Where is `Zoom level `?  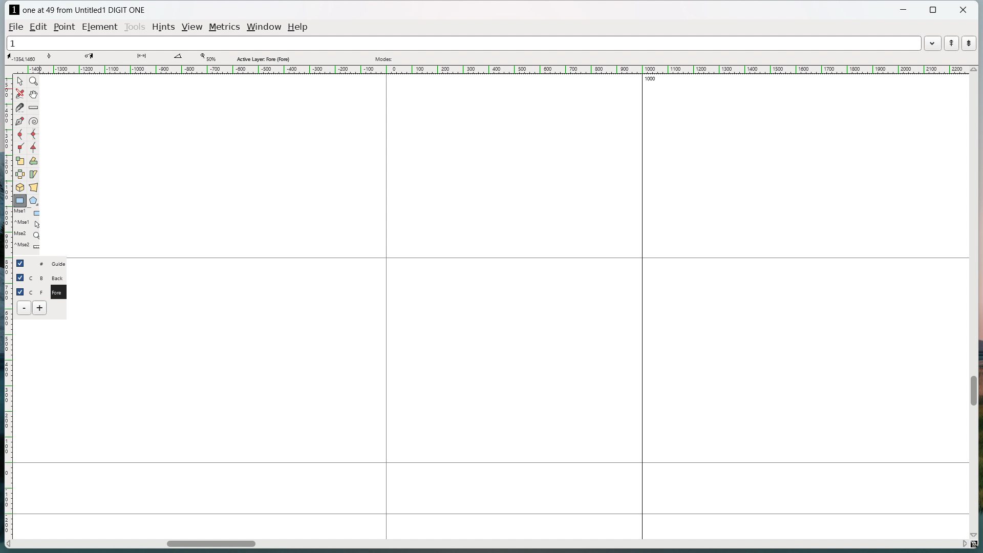
Zoom level  is located at coordinates (207, 57).